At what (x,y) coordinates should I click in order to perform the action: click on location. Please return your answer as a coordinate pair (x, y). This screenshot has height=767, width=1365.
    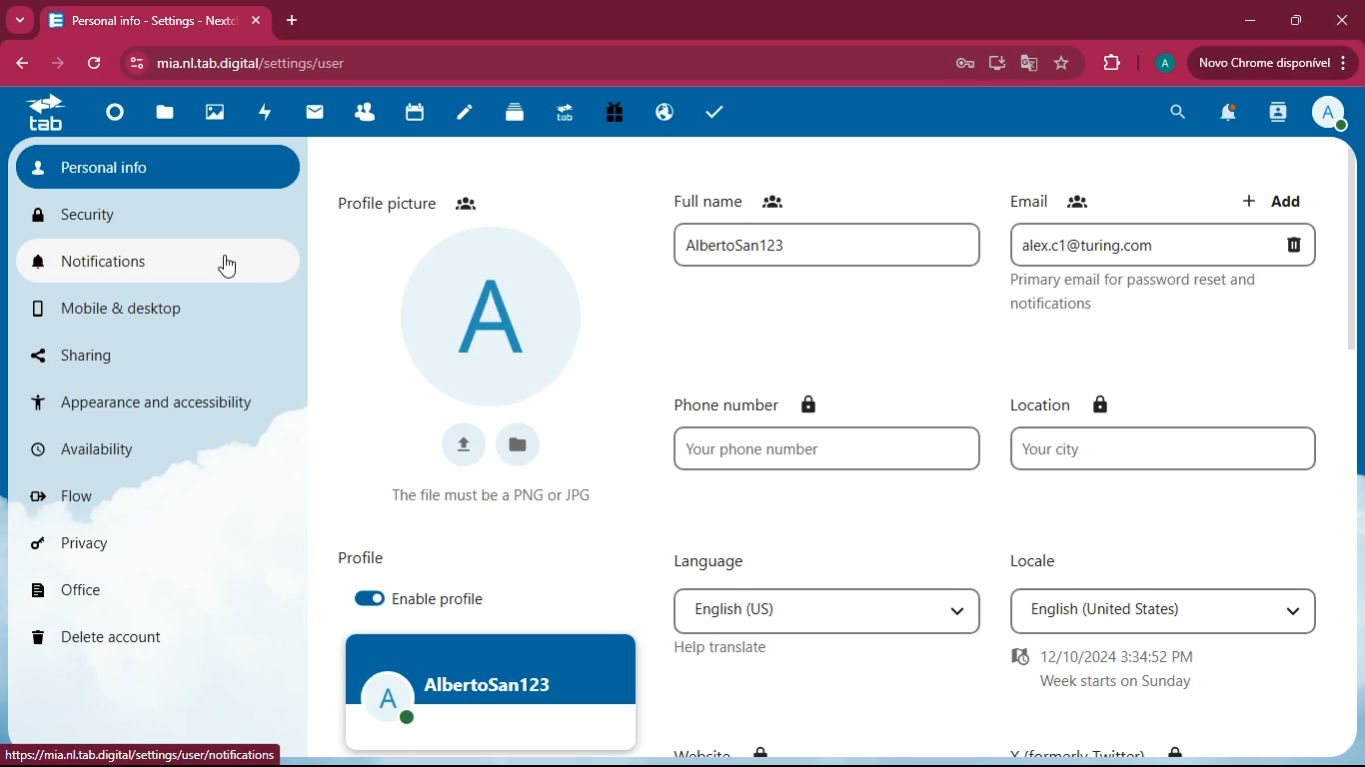
    Looking at the image, I should click on (1070, 404).